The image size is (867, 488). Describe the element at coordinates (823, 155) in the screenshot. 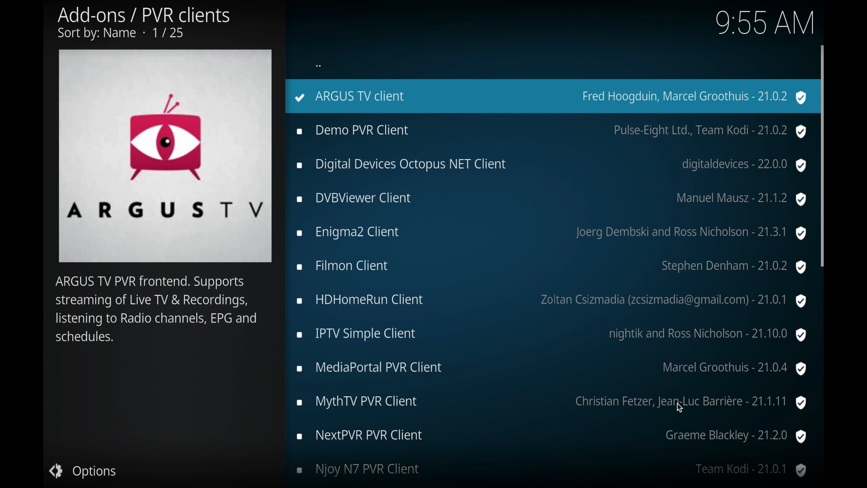

I see `scroll box` at that location.